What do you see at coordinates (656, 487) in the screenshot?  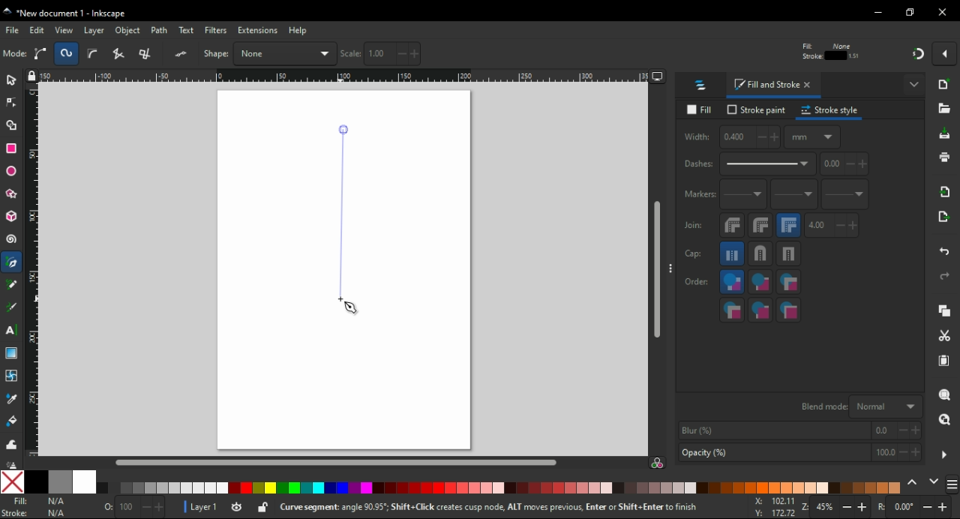 I see `color tone pallete` at bounding box center [656, 487].